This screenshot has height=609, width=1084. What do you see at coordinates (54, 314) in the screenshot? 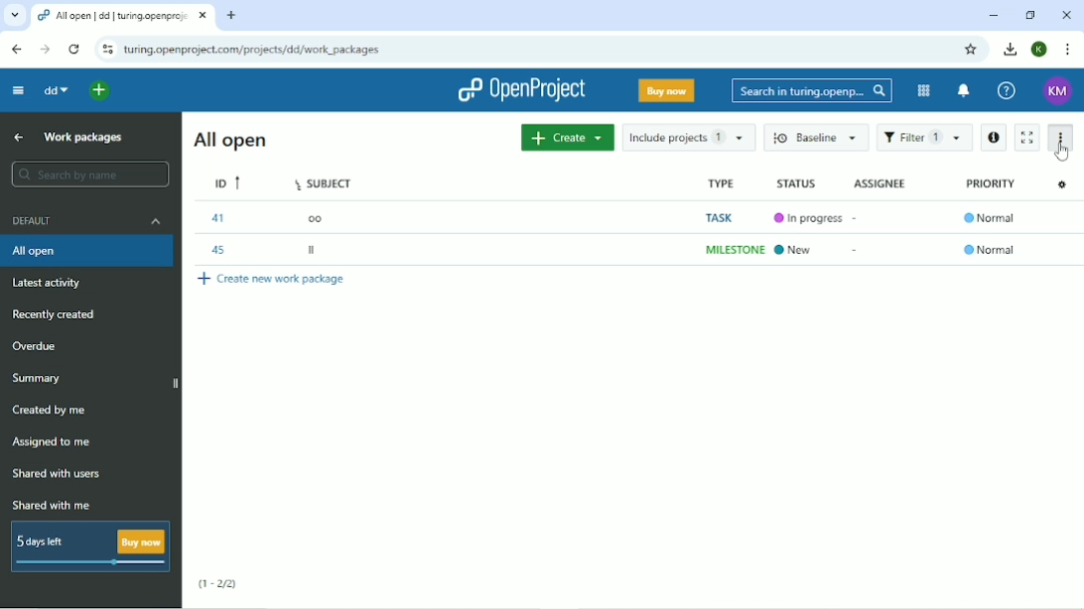
I see `Recently deleted` at bounding box center [54, 314].